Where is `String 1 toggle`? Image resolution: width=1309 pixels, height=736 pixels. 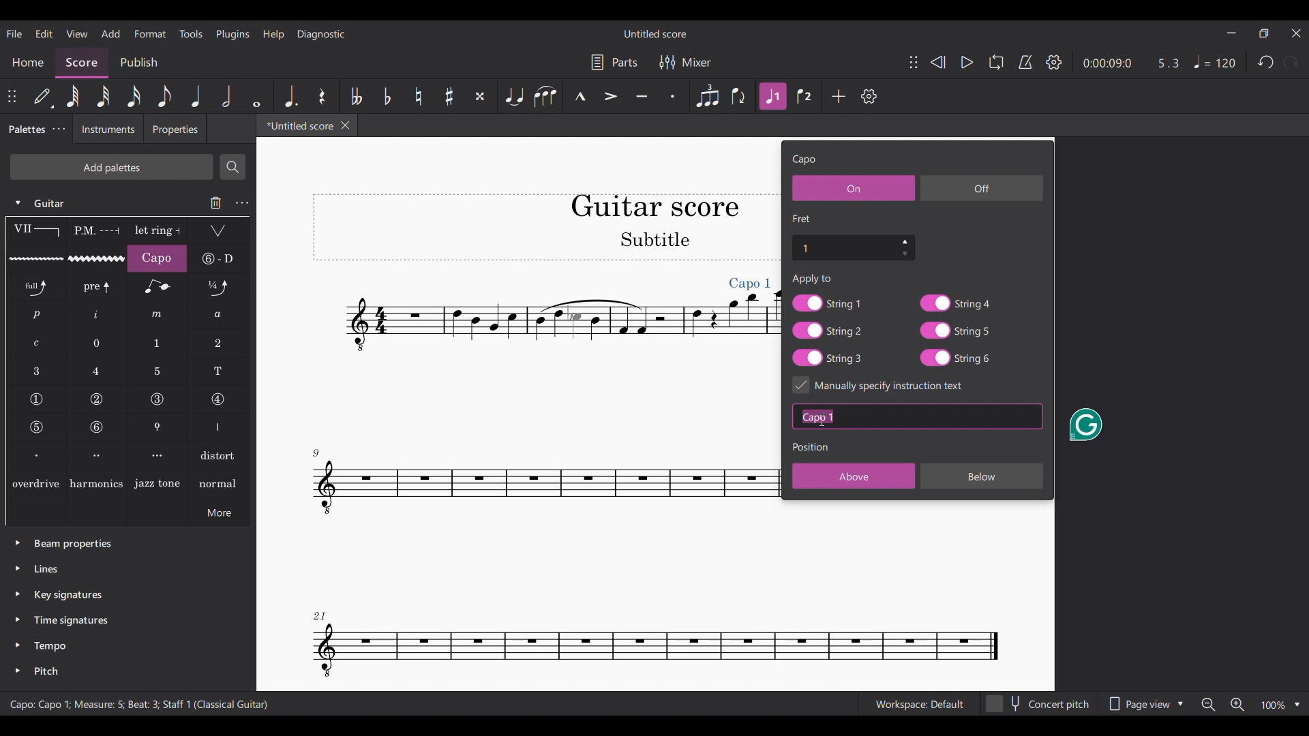
String 1 toggle is located at coordinates (827, 303).